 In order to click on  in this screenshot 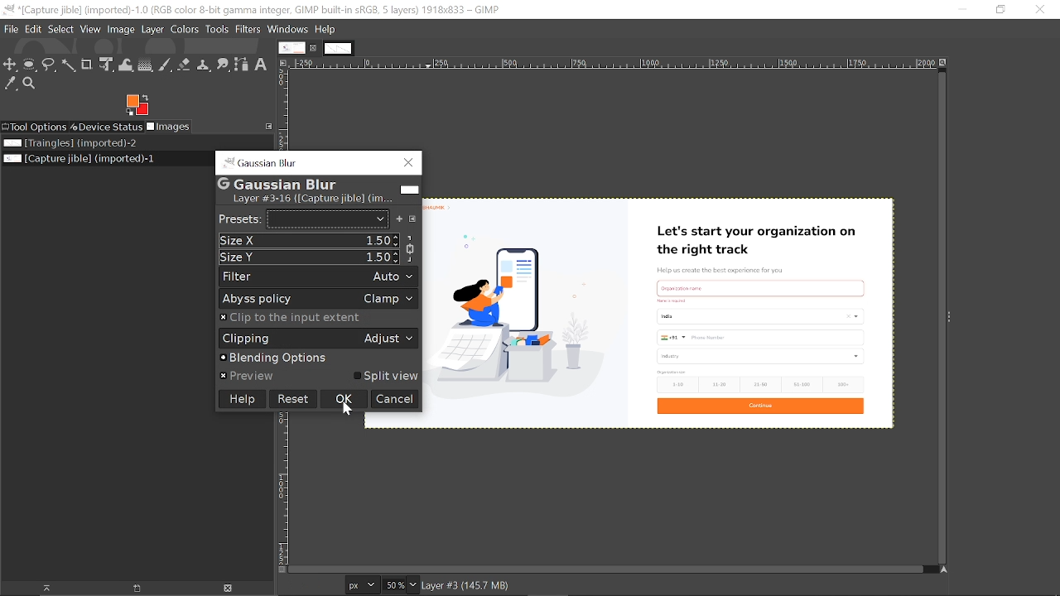, I will do `click(228, 162)`.